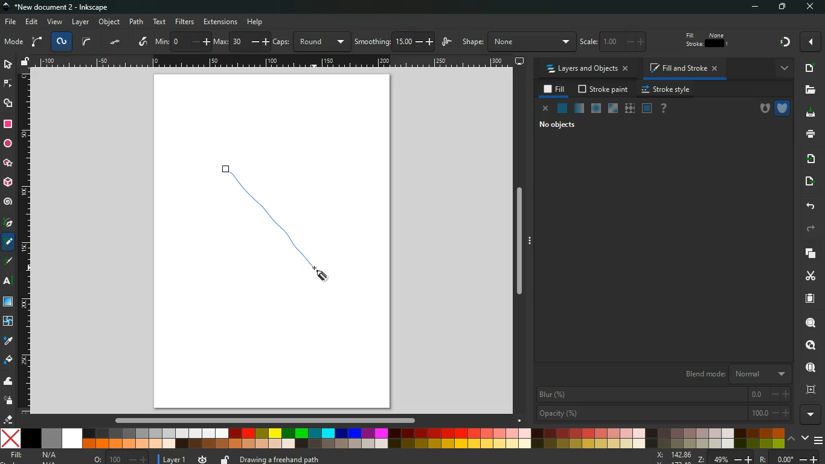  I want to click on , so click(809, 8).